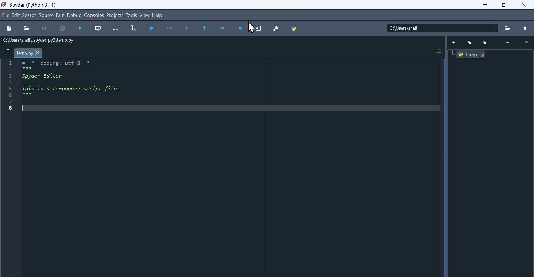  I want to click on Run cell, so click(152, 29).